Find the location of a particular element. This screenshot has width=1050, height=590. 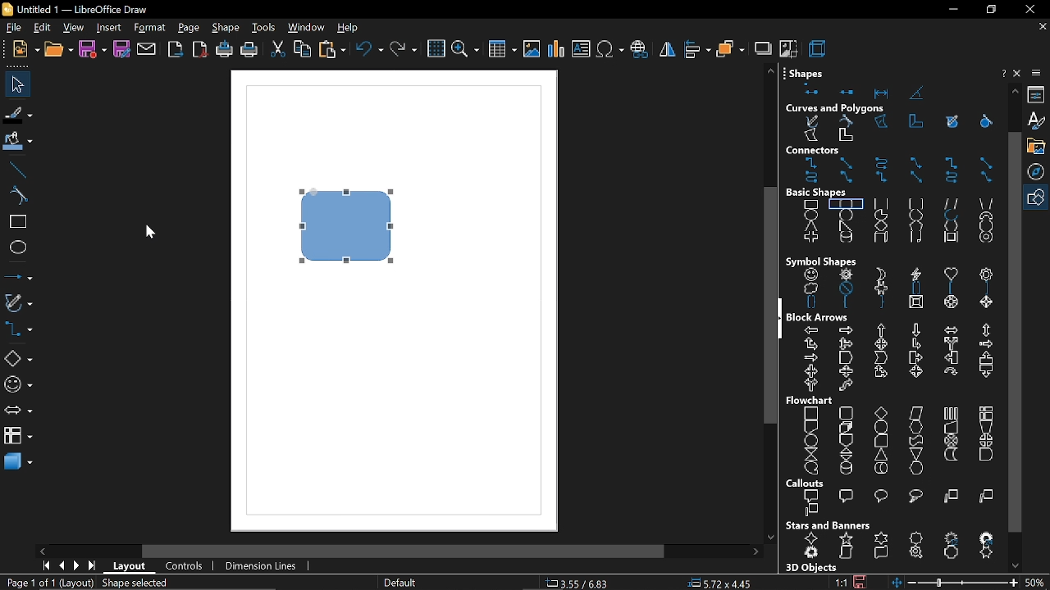

insert is located at coordinates (108, 29).